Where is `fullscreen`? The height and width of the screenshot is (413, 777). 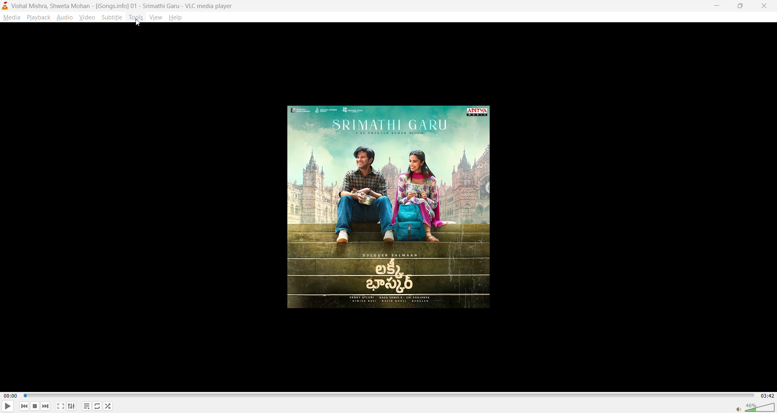
fullscreen is located at coordinates (61, 406).